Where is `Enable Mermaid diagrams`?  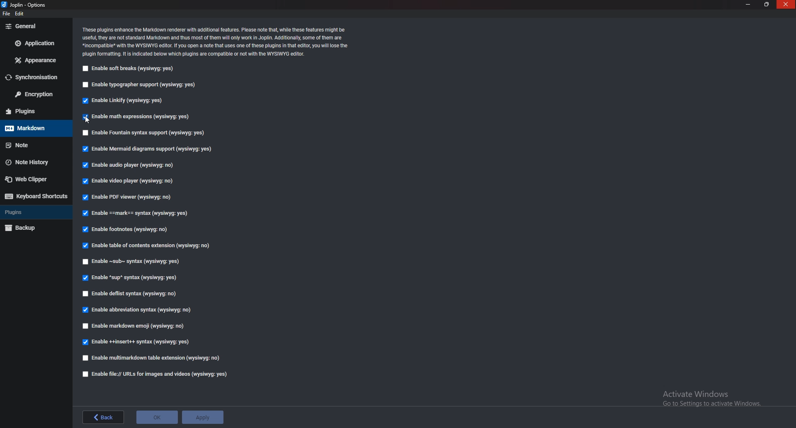
Enable Mermaid diagrams is located at coordinates (147, 148).